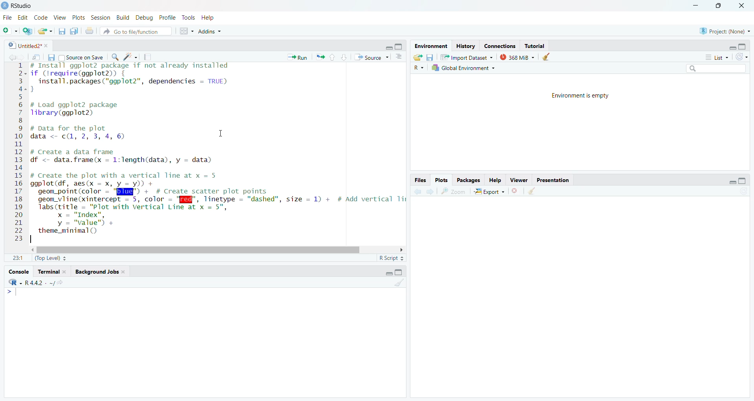  What do you see at coordinates (346, 59) in the screenshot?
I see `downward` at bounding box center [346, 59].